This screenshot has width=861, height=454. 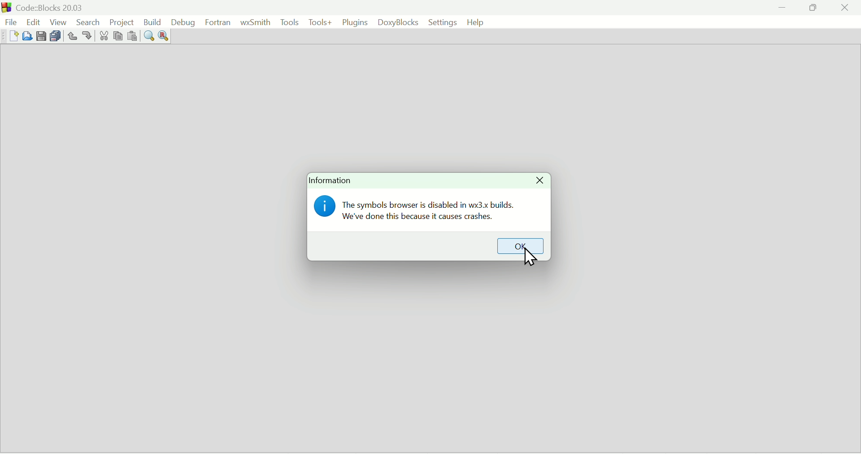 I want to click on WxSmith, so click(x=254, y=22).